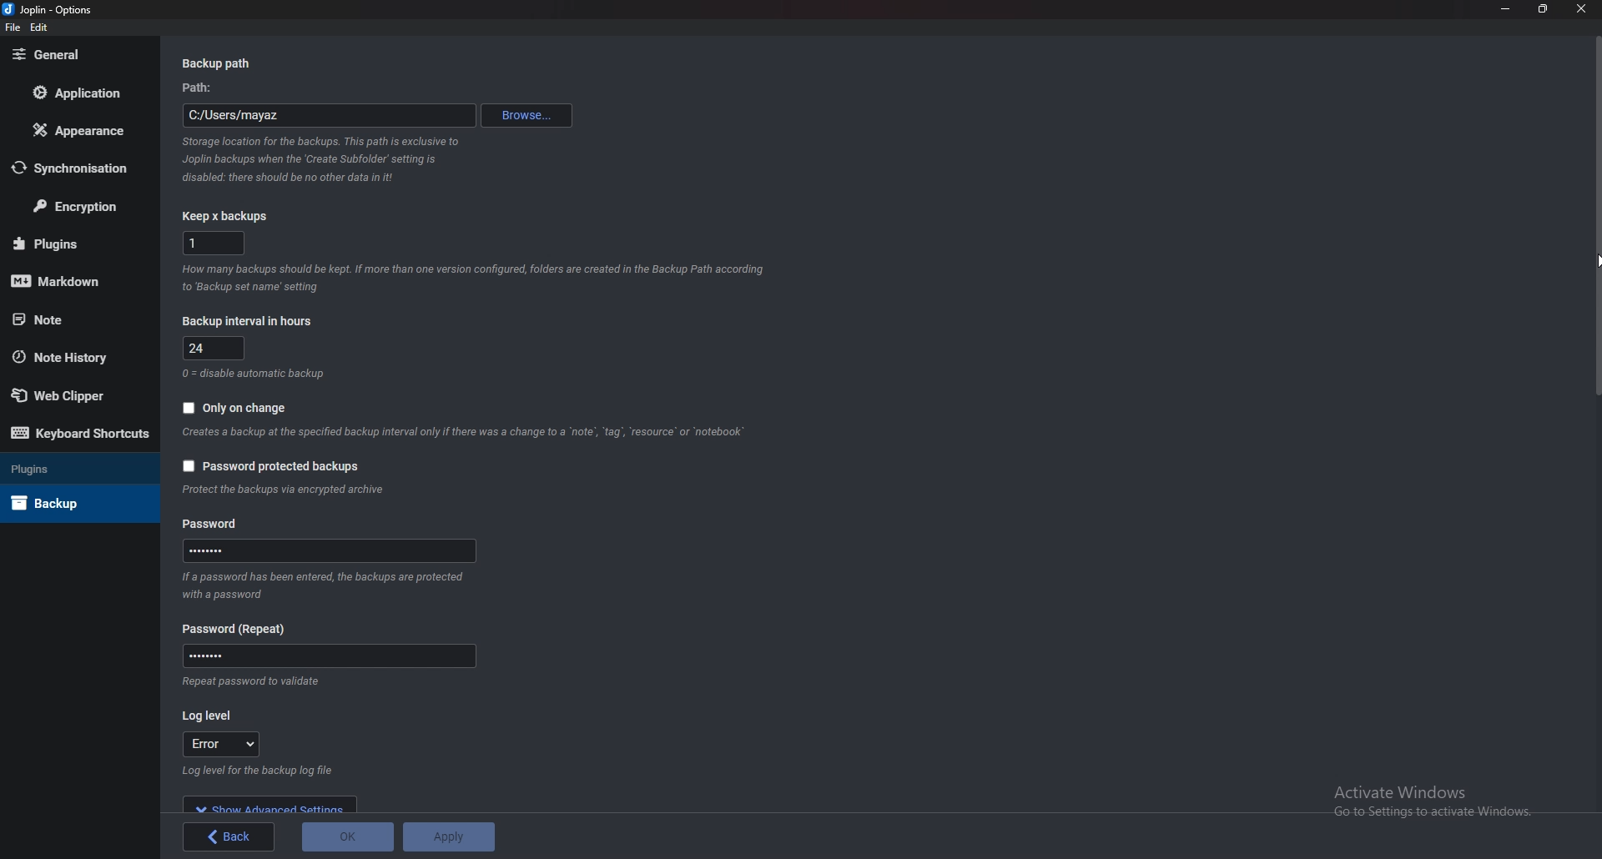 The height and width of the screenshot is (859, 1602). What do you see at coordinates (475, 276) in the screenshot?
I see `Info on backup numbers` at bounding box center [475, 276].